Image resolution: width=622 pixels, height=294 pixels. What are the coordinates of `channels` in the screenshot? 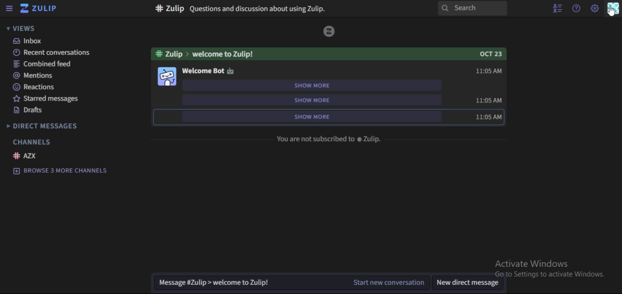 It's located at (30, 140).